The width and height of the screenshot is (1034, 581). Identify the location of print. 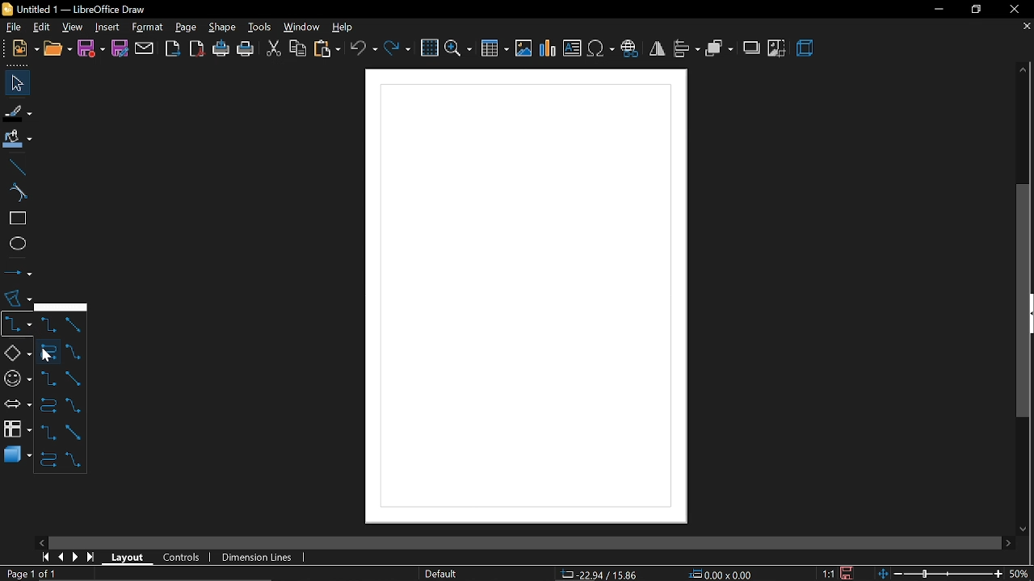
(246, 50).